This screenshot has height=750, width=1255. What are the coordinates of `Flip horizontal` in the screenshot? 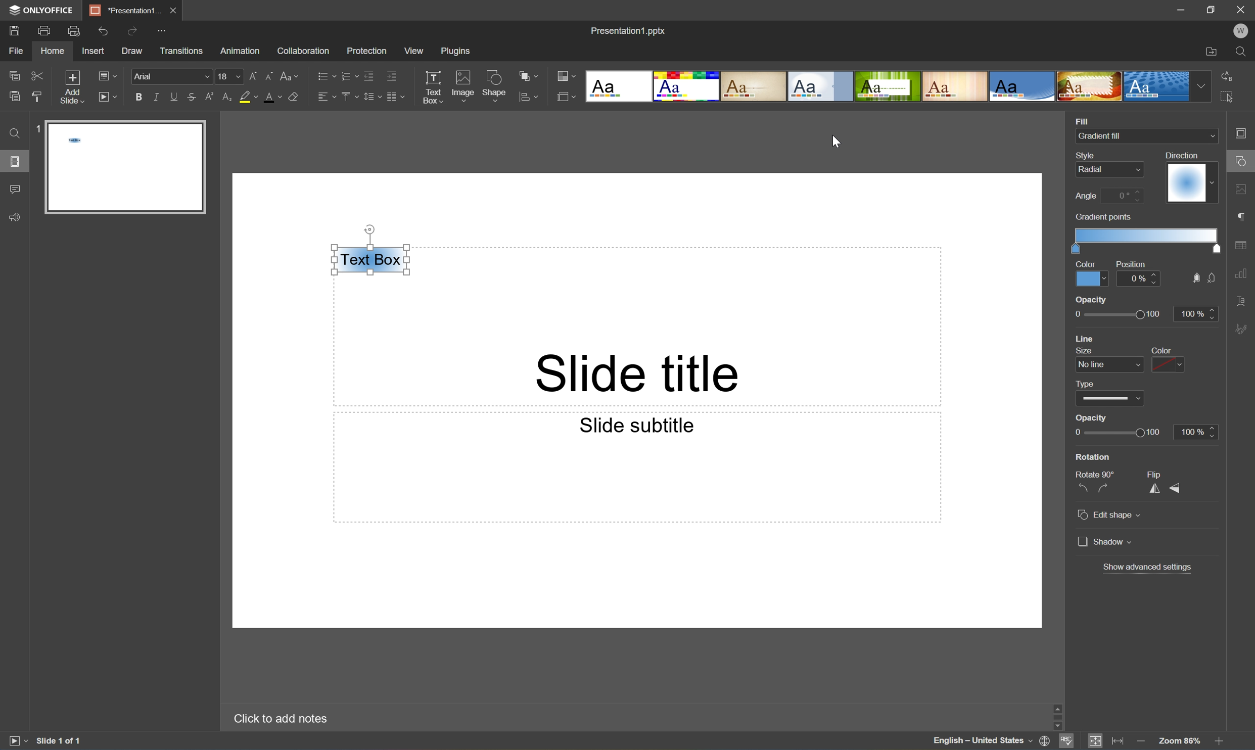 It's located at (1155, 487).